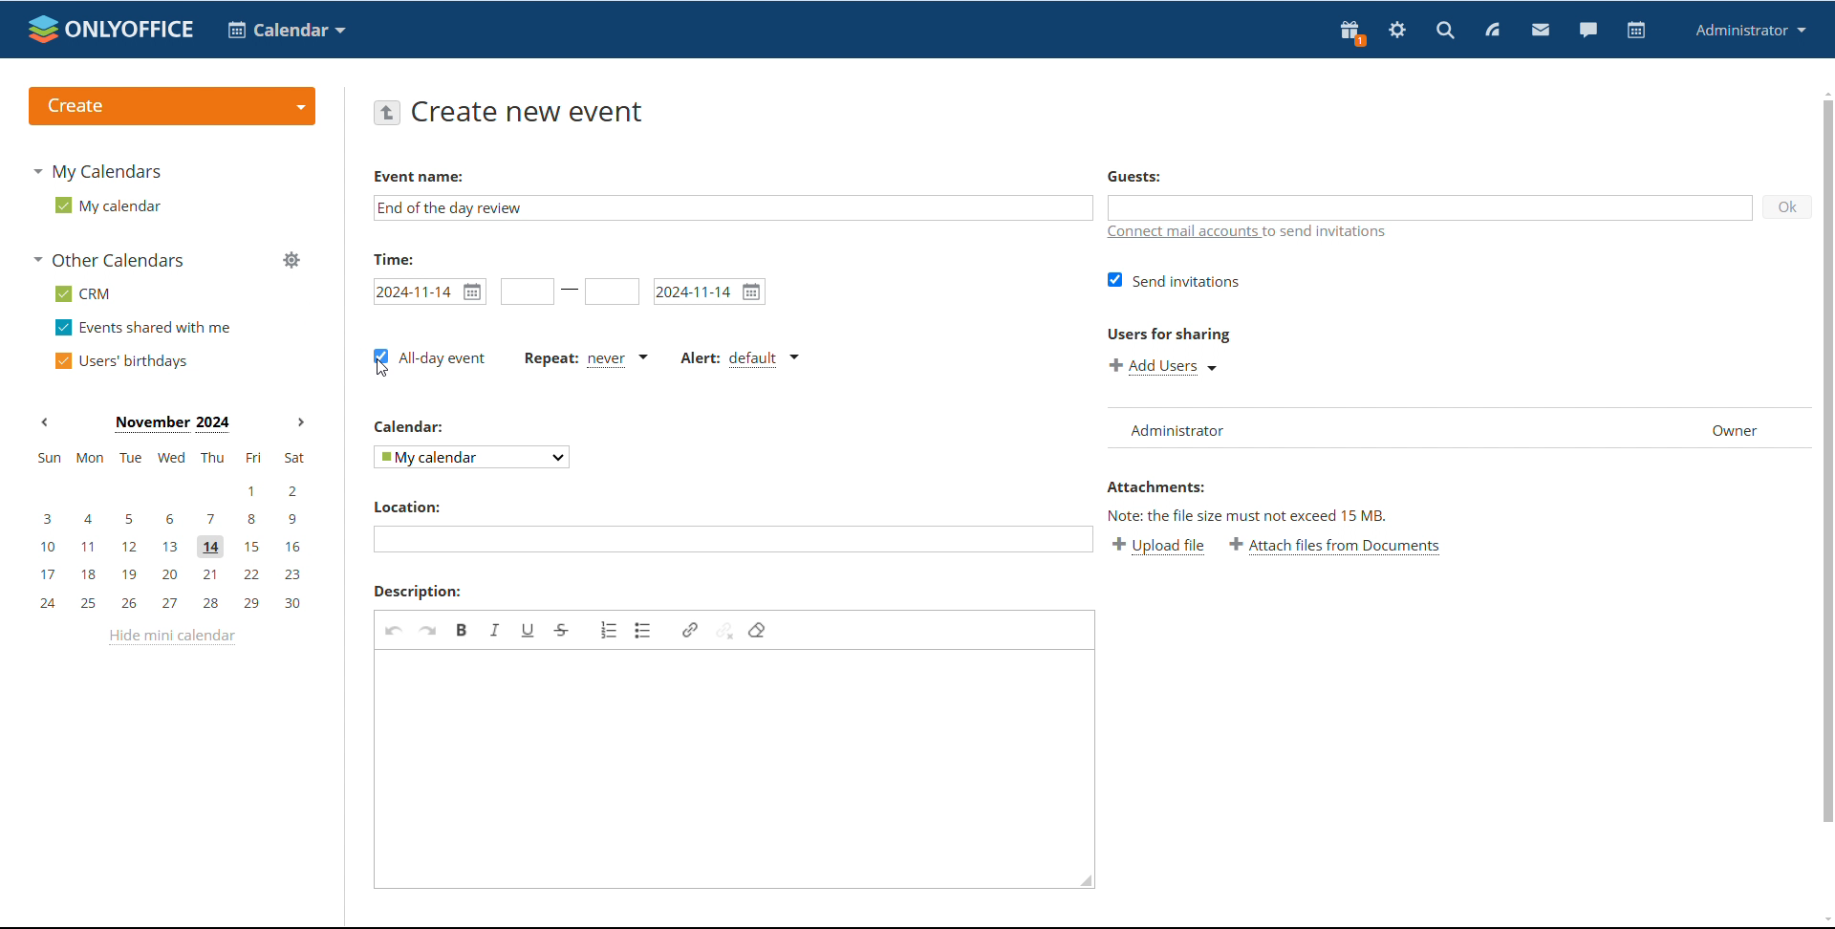 The image size is (1835, 929). What do you see at coordinates (301, 423) in the screenshot?
I see `next month` at bounding box center [301, 423].